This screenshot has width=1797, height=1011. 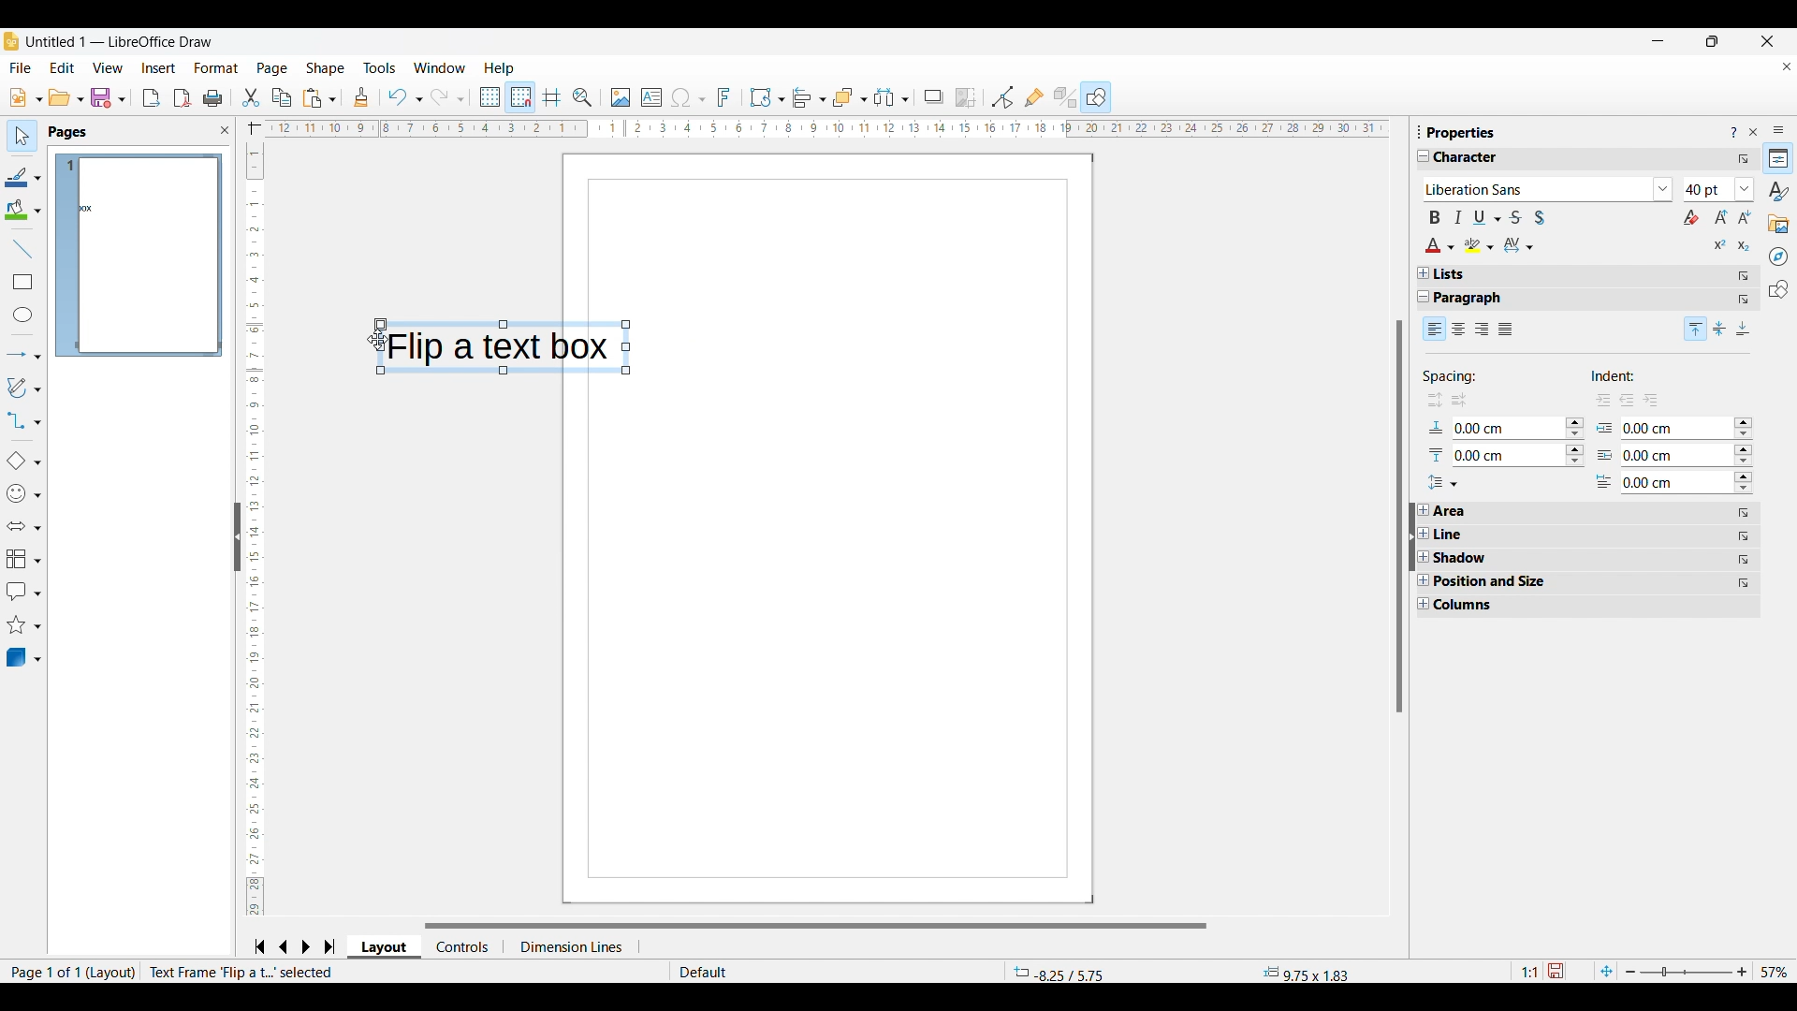 What do you see at coordinates (330, 946) in the screenshot?
I see `Jump to last slide` at bounding box center [330, 946].